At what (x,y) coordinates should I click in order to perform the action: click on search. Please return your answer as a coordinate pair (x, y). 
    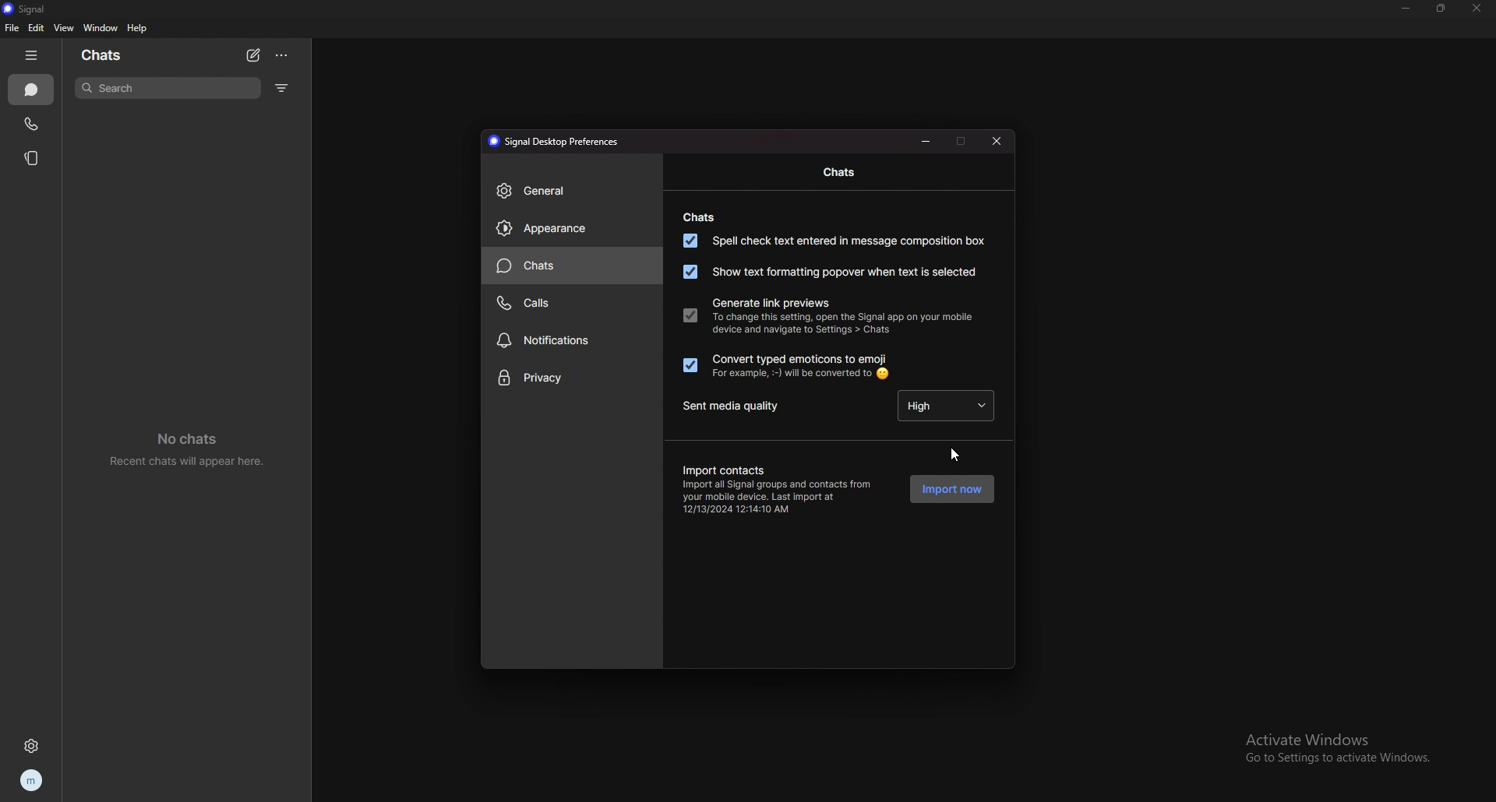
    Looking at the image, I should click on (168, 88).